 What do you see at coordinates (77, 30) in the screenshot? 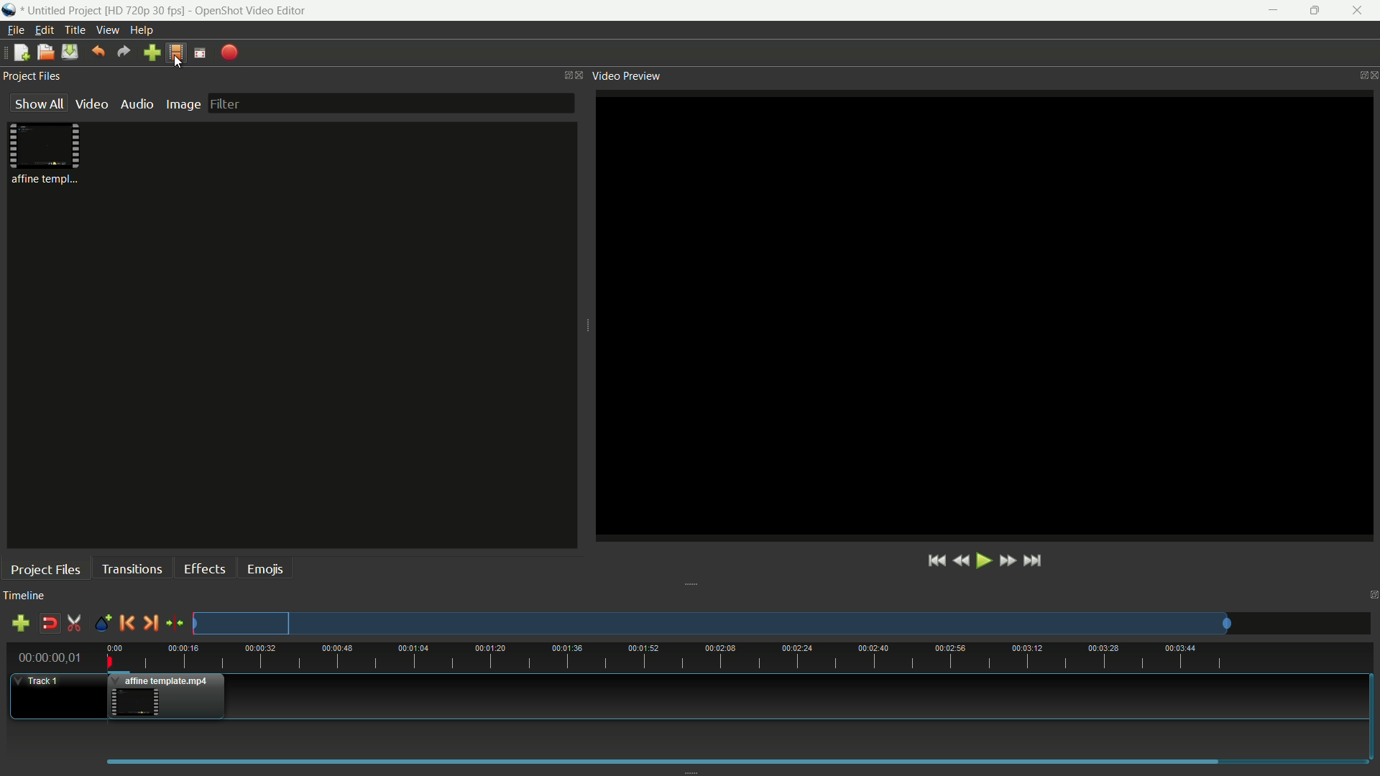
I see `title menu` at bounding box center [77, 30].